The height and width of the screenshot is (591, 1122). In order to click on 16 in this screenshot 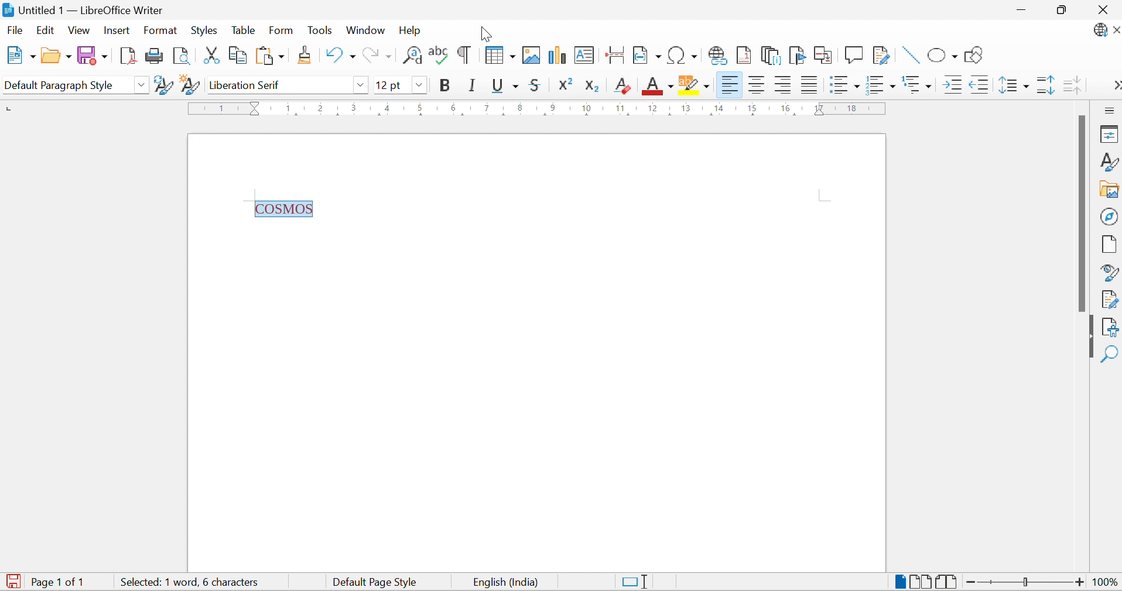, I will do `click(785, 109)`.